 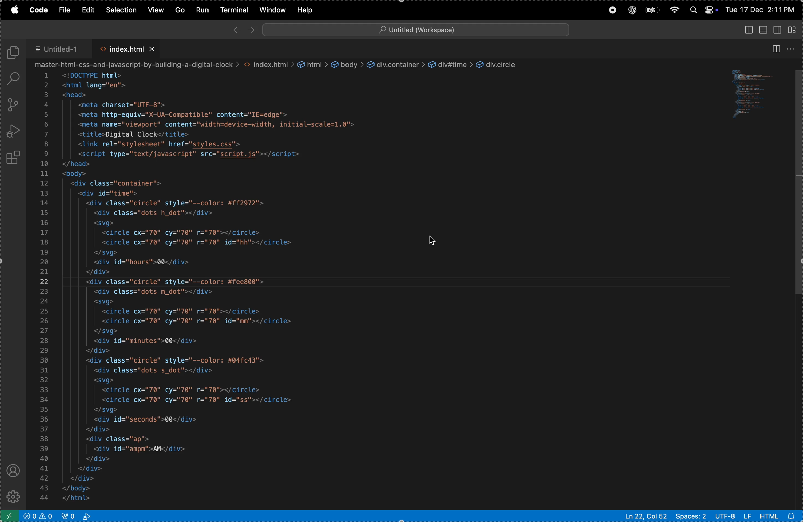 I want to click on code, so click(x=40, y=9).